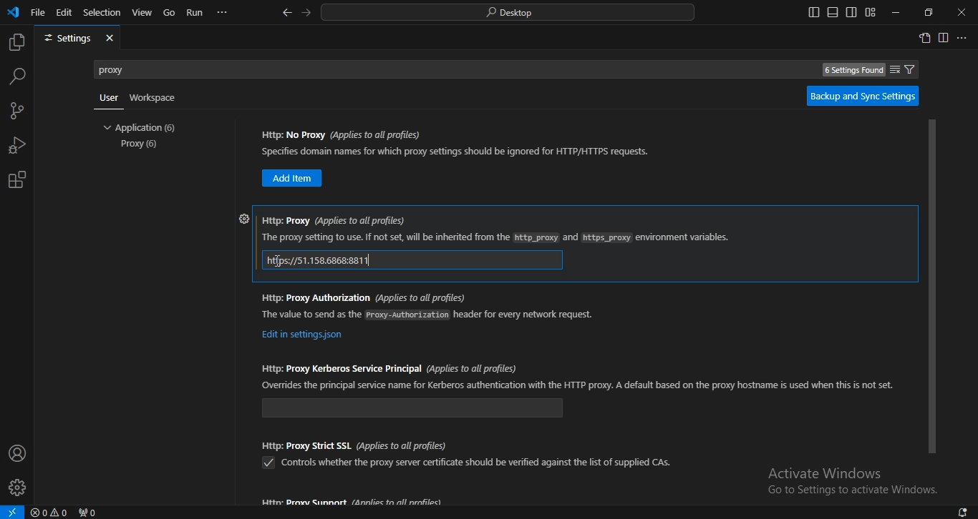 This screenshot has width=978, height=519. What do you see at coordinates (141, 145) in the screenshot?
I see `proxy` at bounding box center [141, 145].